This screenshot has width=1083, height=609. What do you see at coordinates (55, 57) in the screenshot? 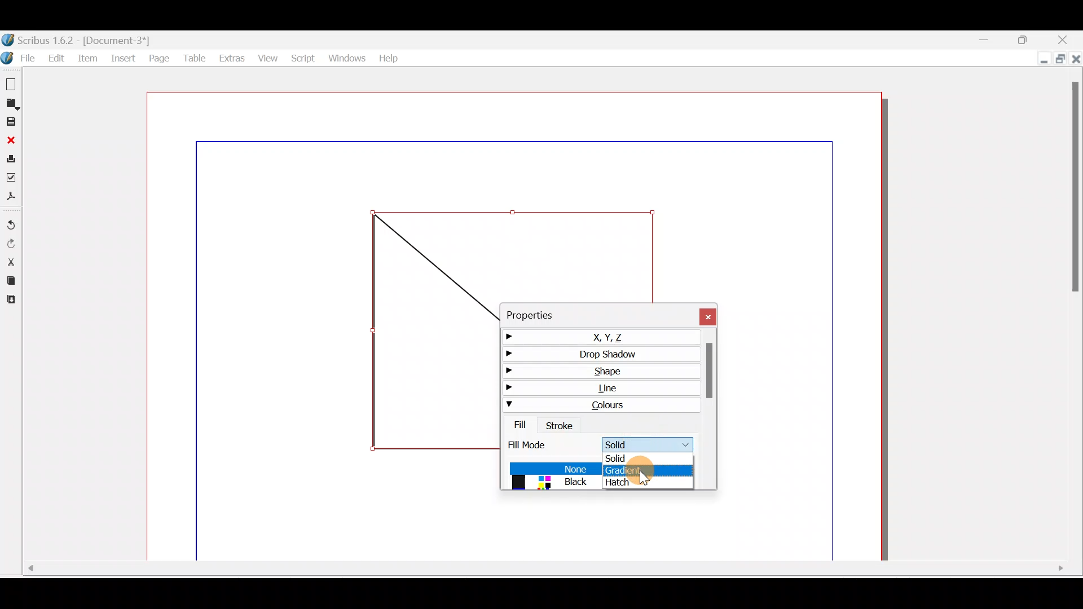
I see `Edit` at bounding box center [55, 57].